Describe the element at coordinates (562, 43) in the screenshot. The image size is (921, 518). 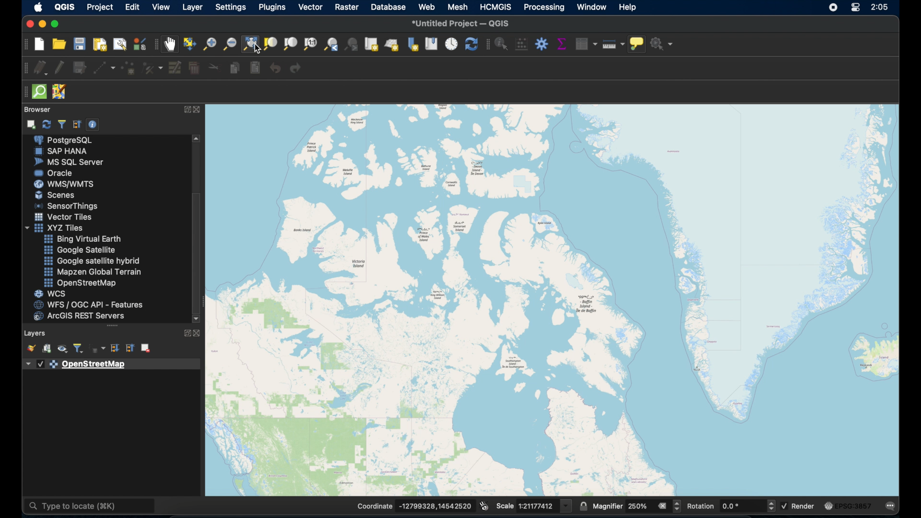
I see `show  statistical summary` at that location.